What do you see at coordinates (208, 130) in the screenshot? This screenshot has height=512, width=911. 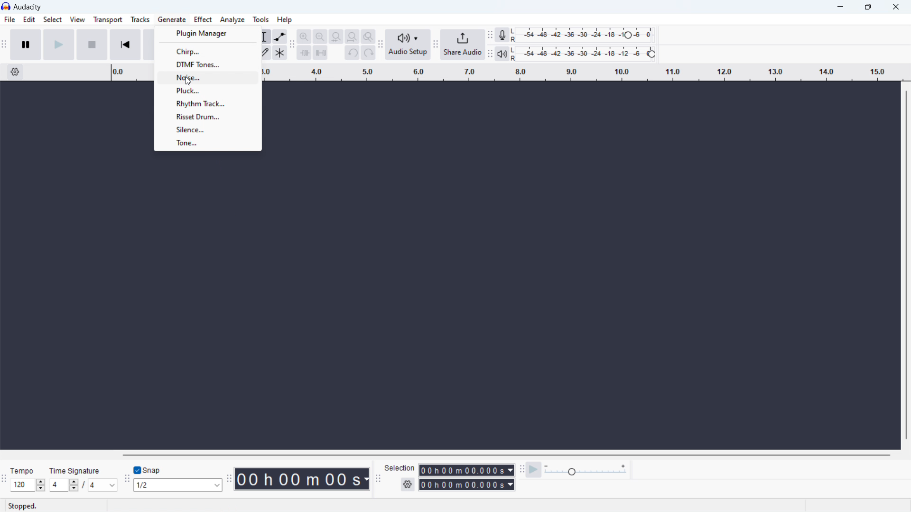 I see `silence` at bounding box center [208, 130].